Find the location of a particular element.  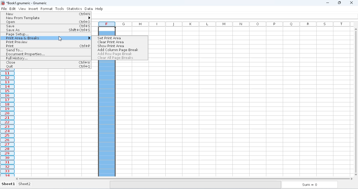

formula bar is located at coordinates (226, 16).